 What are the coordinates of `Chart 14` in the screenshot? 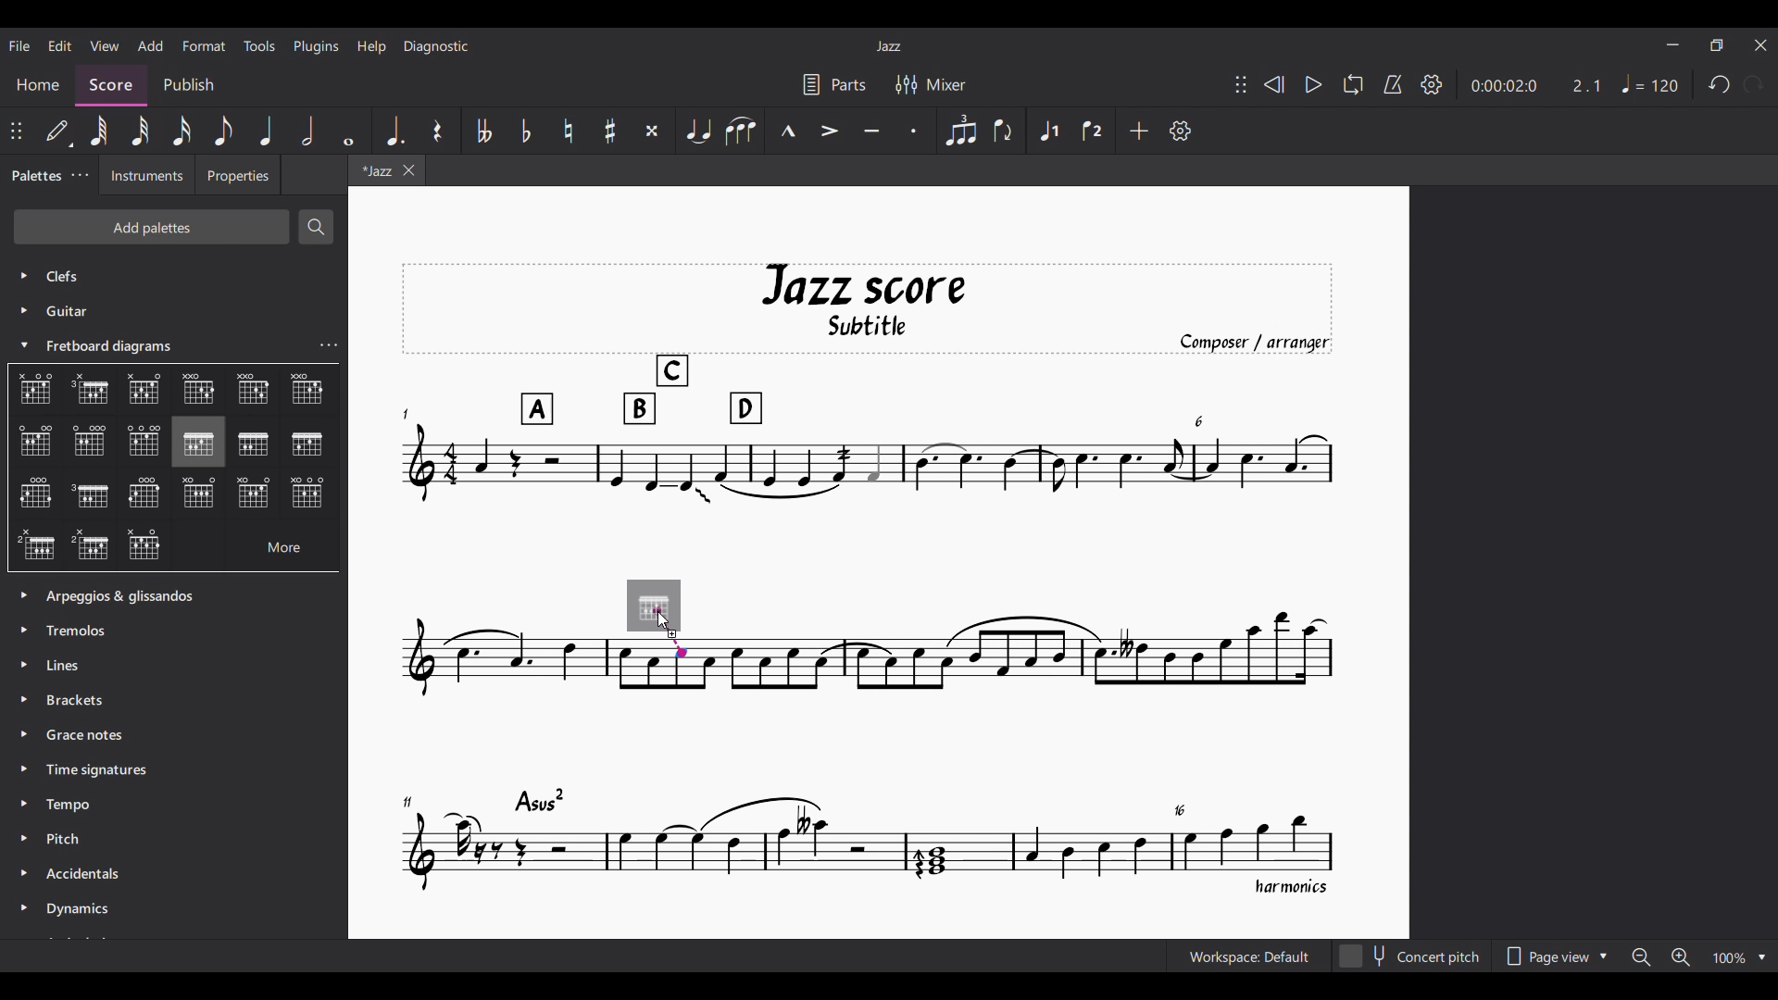 It's located at (145, 494).